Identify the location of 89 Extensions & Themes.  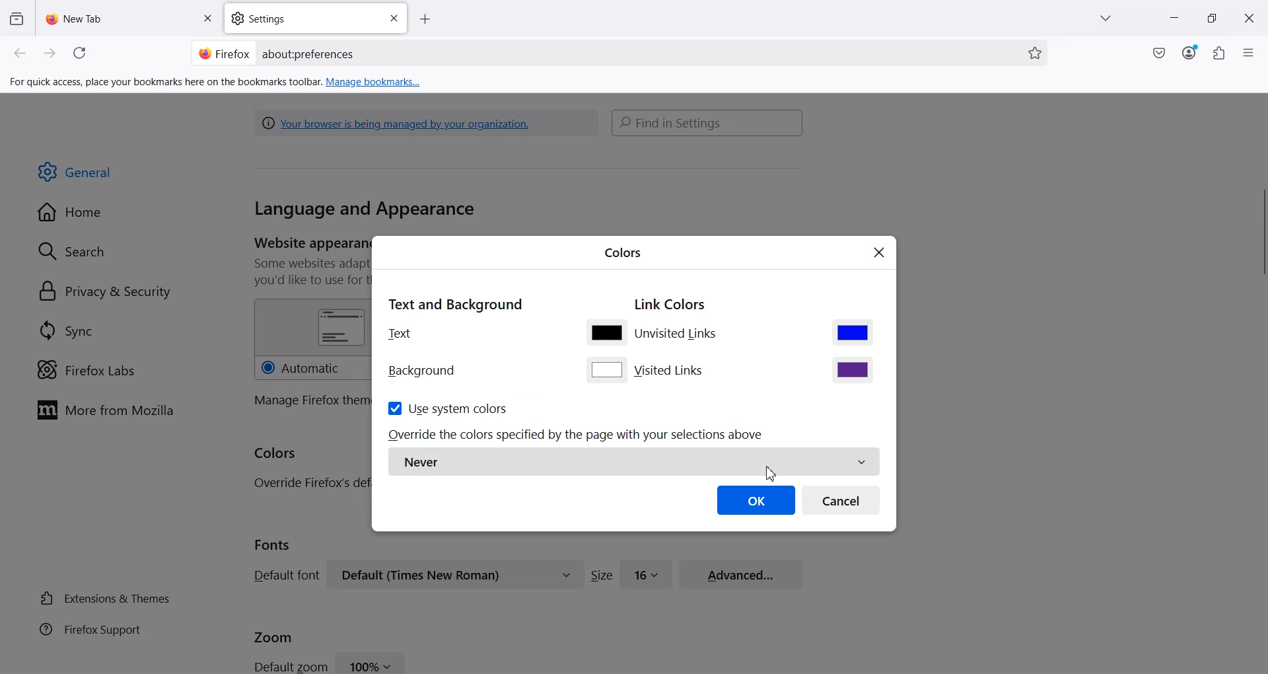
(104, 598).